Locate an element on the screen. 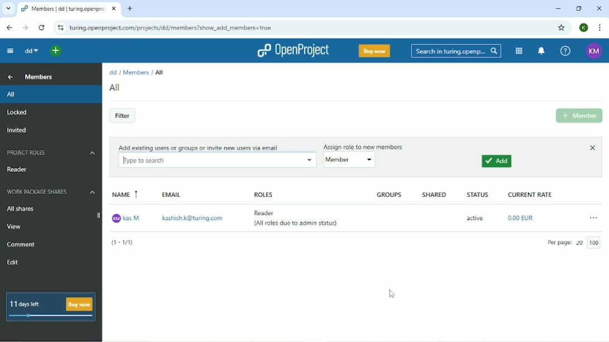  Comment is located at coordinates (21, 245).